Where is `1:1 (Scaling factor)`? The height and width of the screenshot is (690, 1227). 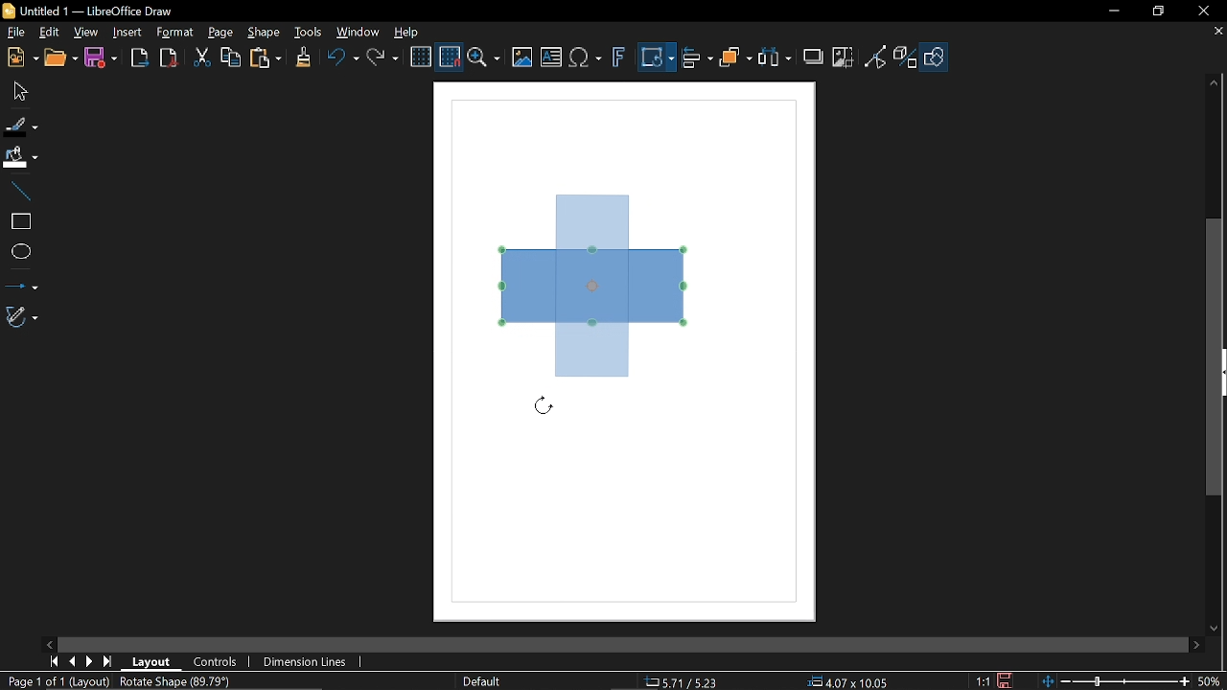 1:1 (Scaling factor) is located at coordinates (983, 681).